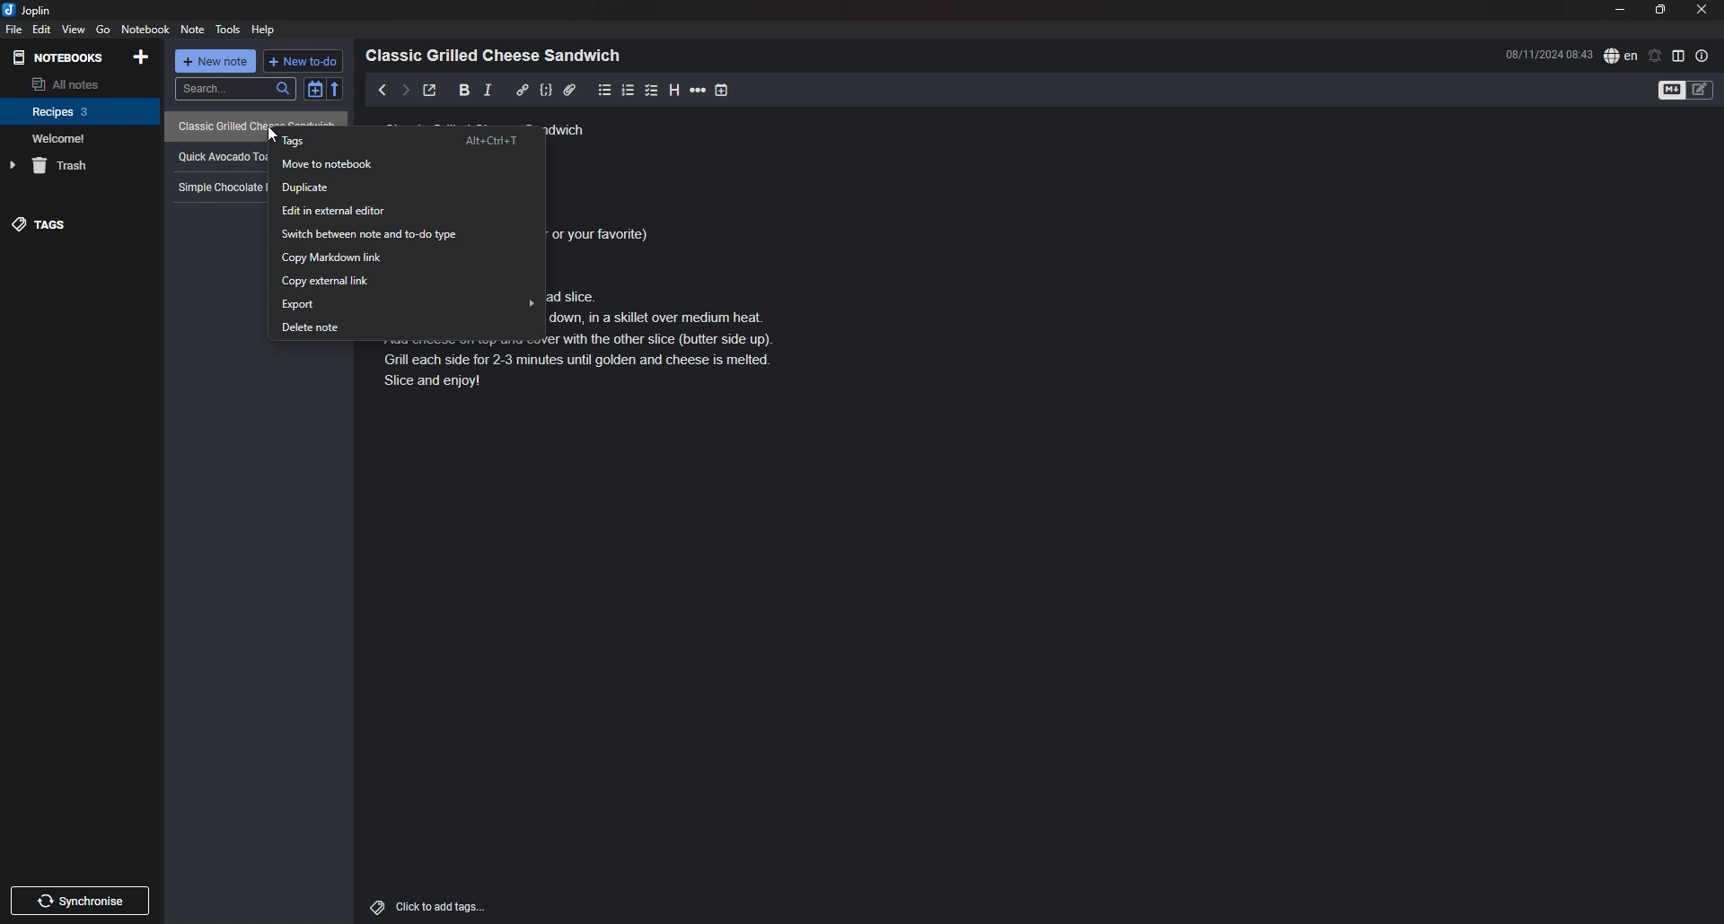  What do you see at coordinates (488, 90) in the screenshot?
I see `italic` at bounding box center [488, 90].